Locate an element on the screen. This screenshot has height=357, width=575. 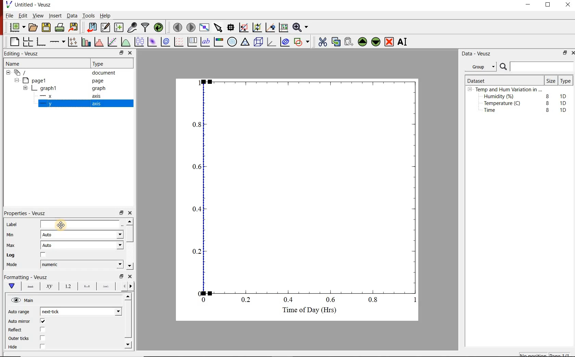
1 is located at coordinates (198, 82).